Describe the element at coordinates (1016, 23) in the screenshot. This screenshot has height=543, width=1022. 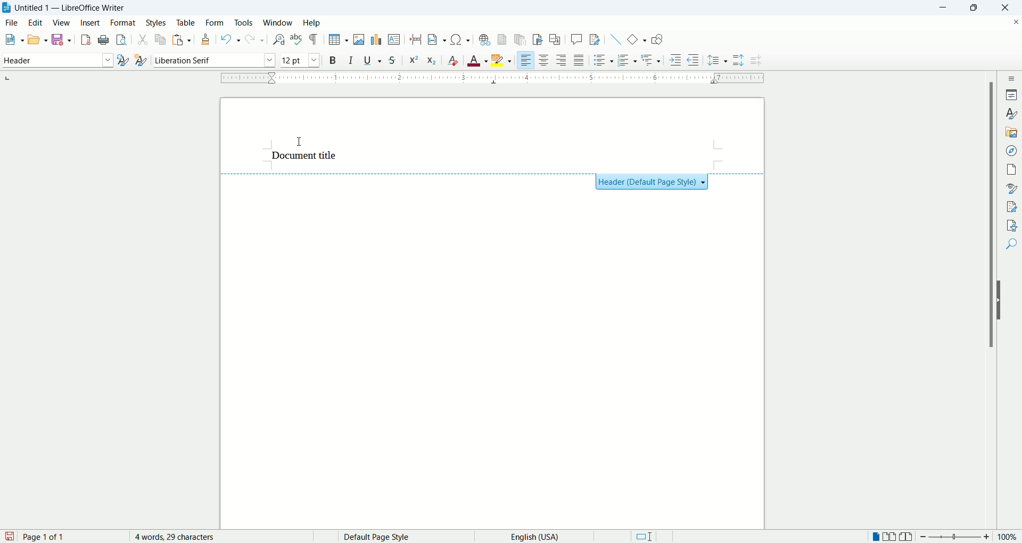
I see `close document` at that location.